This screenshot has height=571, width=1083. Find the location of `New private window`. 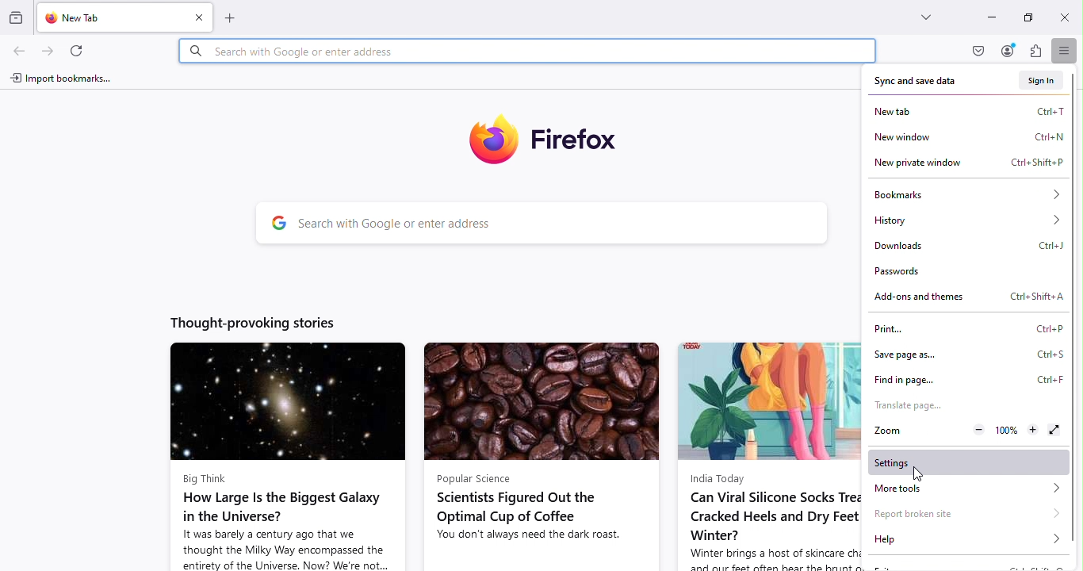

New private window is located at coordinates (969, 163).